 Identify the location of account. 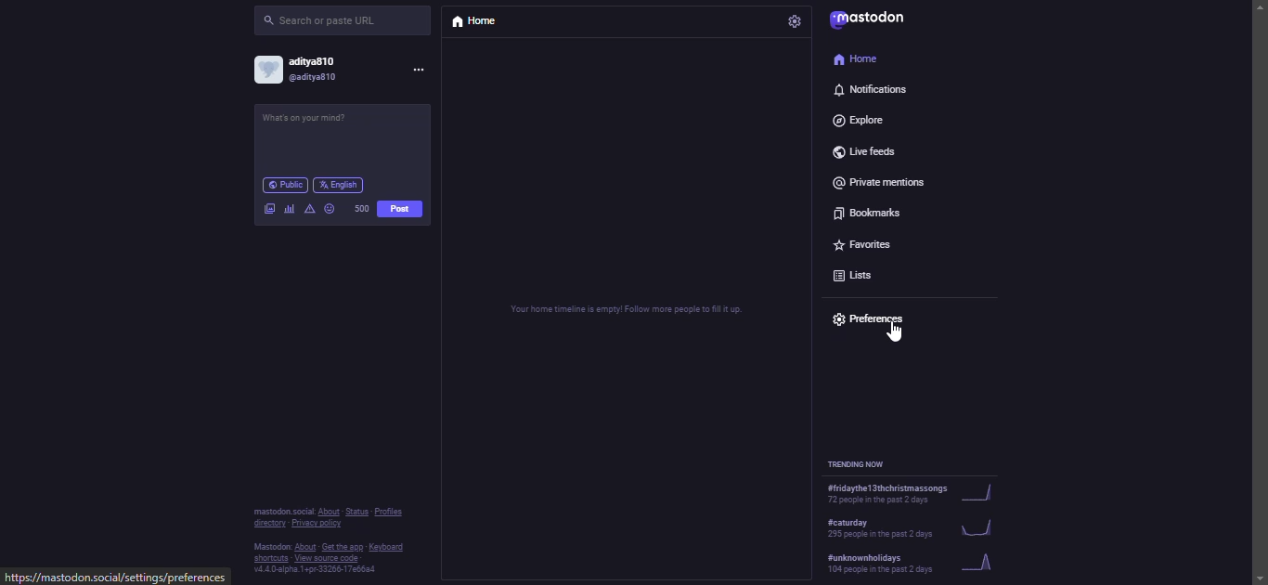
(307, 69).